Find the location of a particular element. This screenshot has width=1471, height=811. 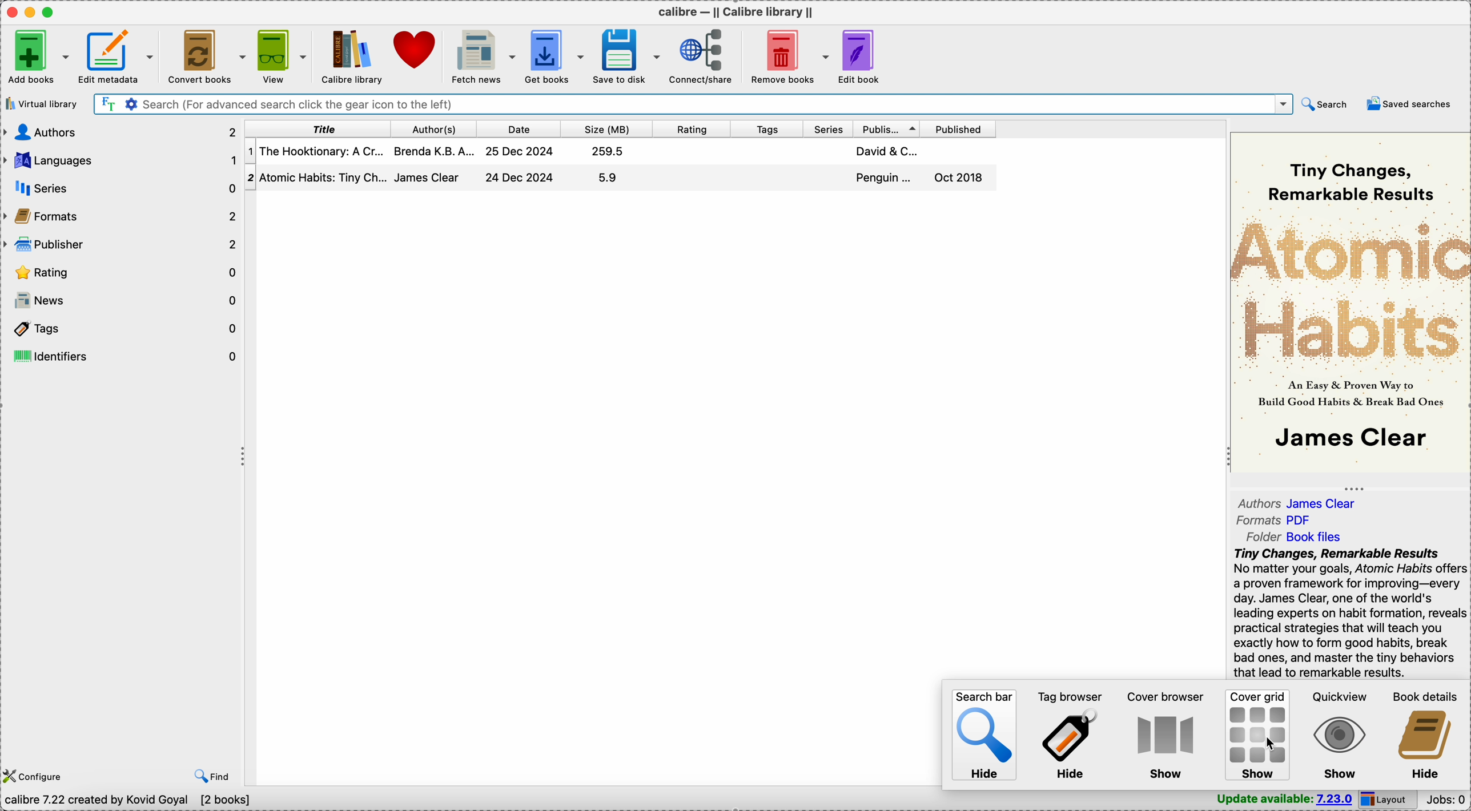

drop down is located at coordinates (1284, 104).